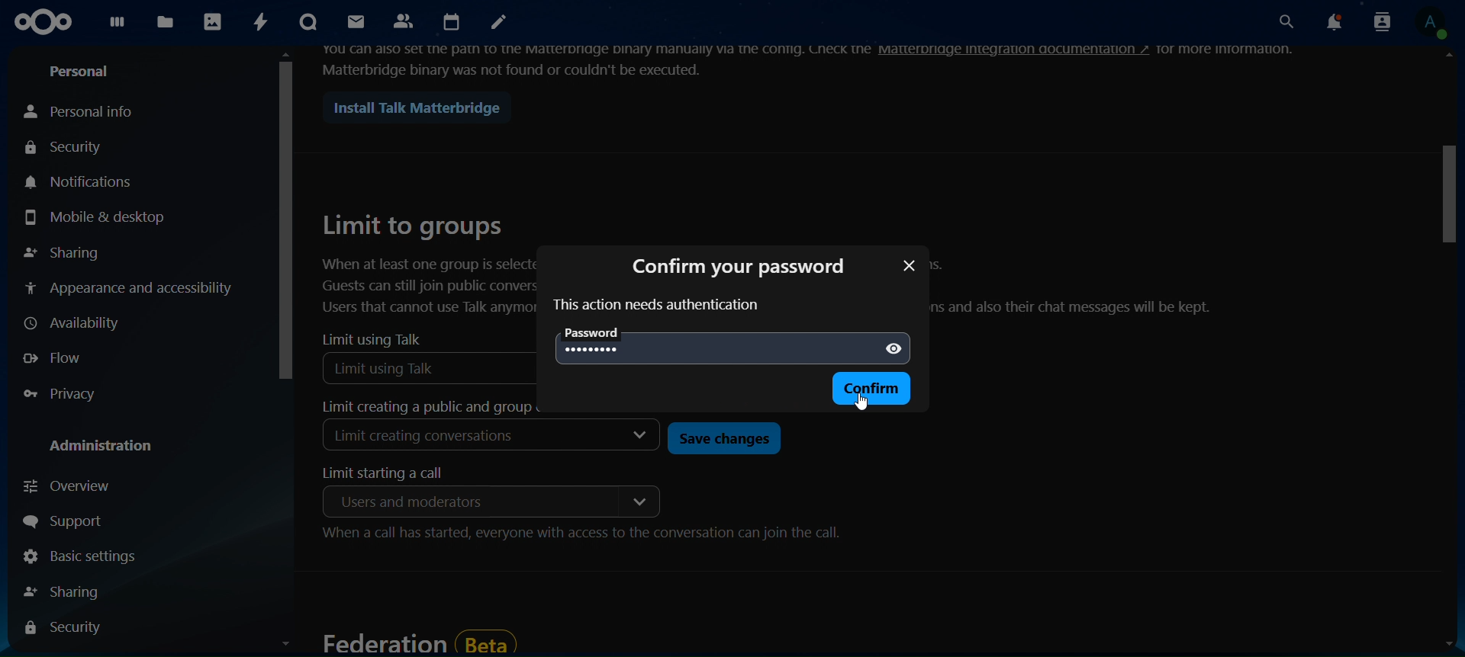 This screenshot has height=657, width=1465. I want to click on cursor, so click(865, 403).